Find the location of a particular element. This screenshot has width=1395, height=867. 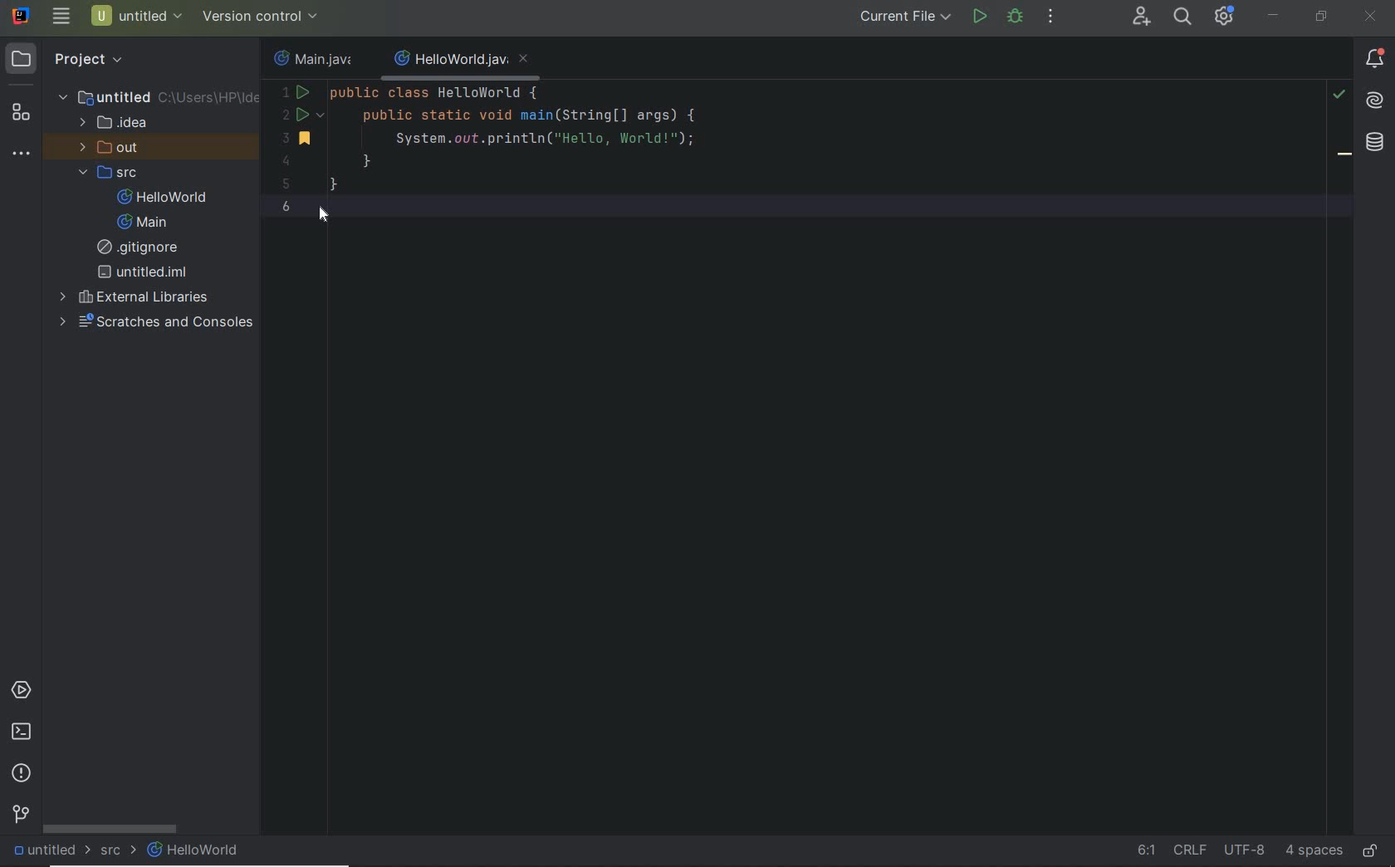

cursor is located at coordinates (321, 218).